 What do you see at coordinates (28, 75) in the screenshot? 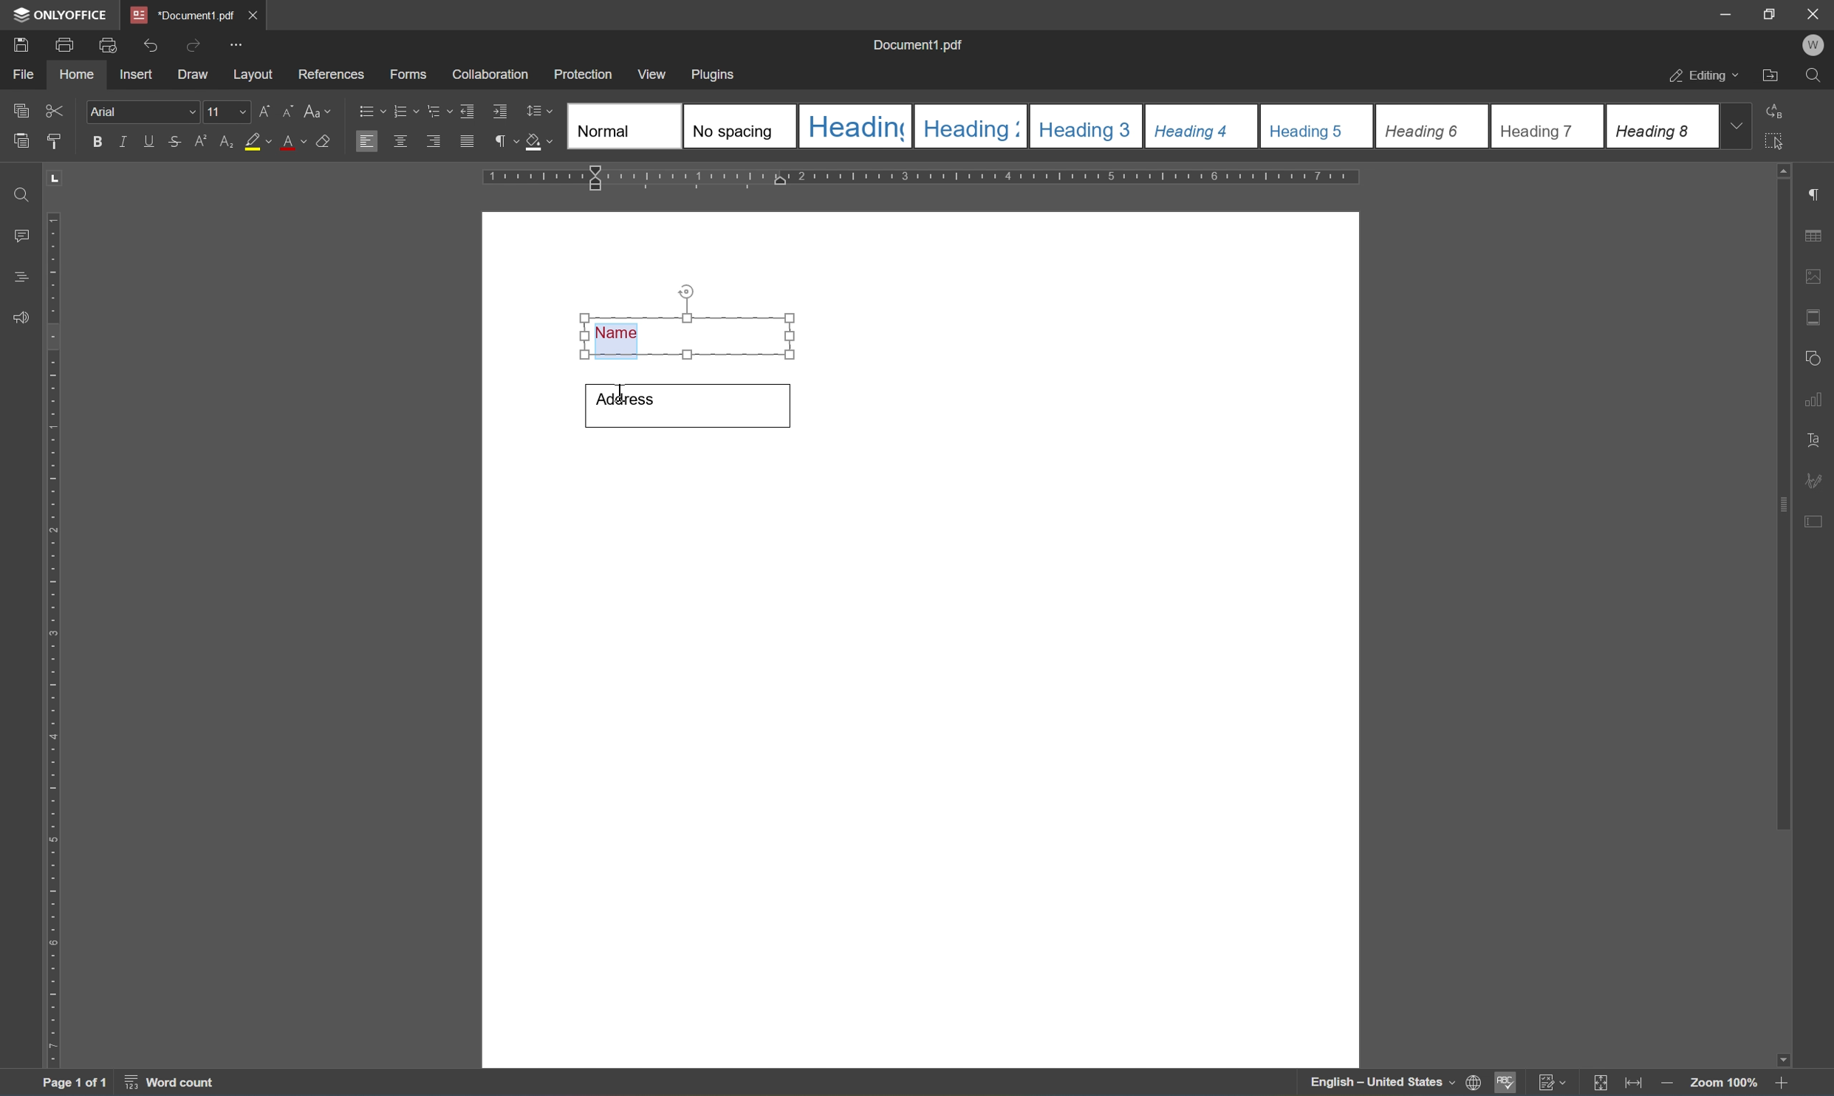
I see `file` at bounding box center [28, 75].